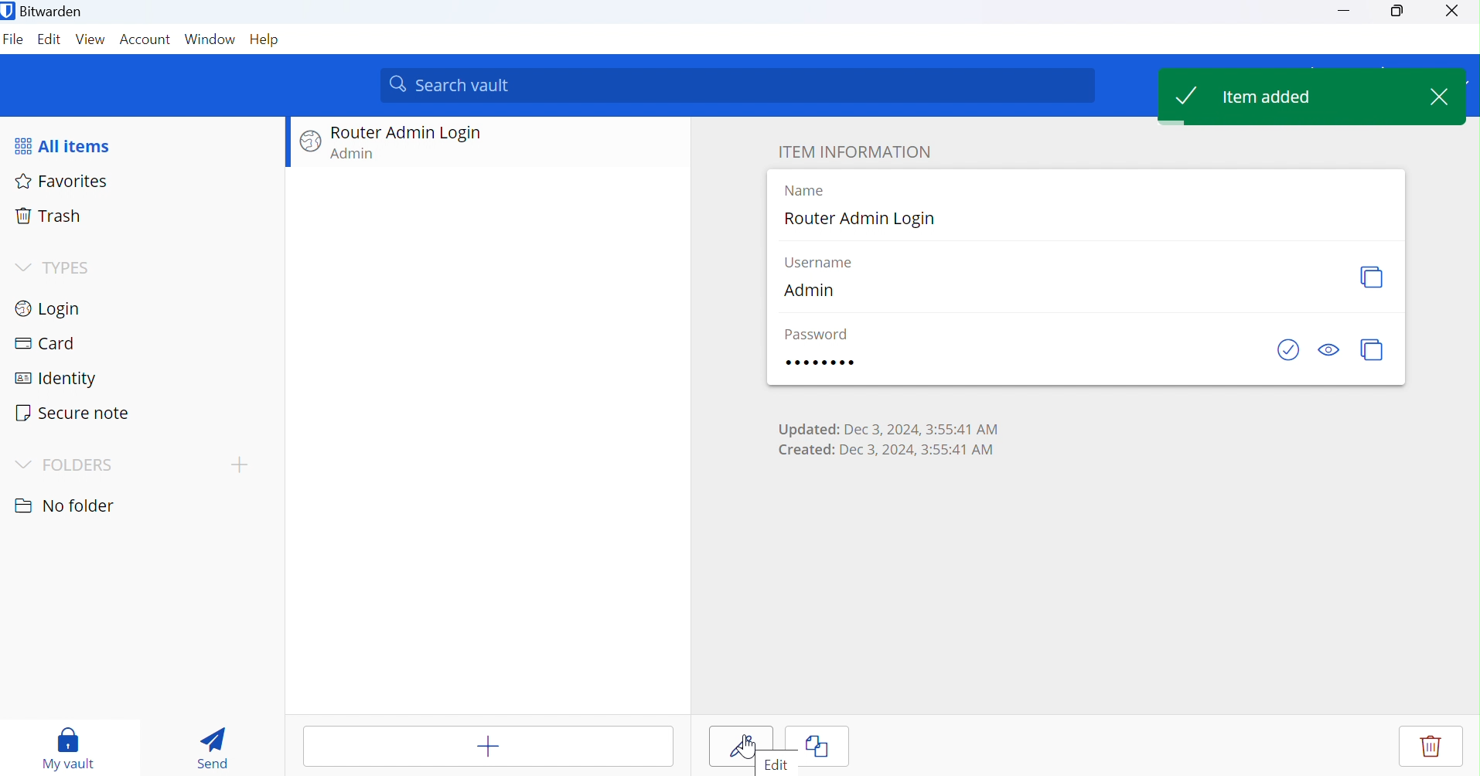  I want to click on FOLDERS, so click(87, 465).